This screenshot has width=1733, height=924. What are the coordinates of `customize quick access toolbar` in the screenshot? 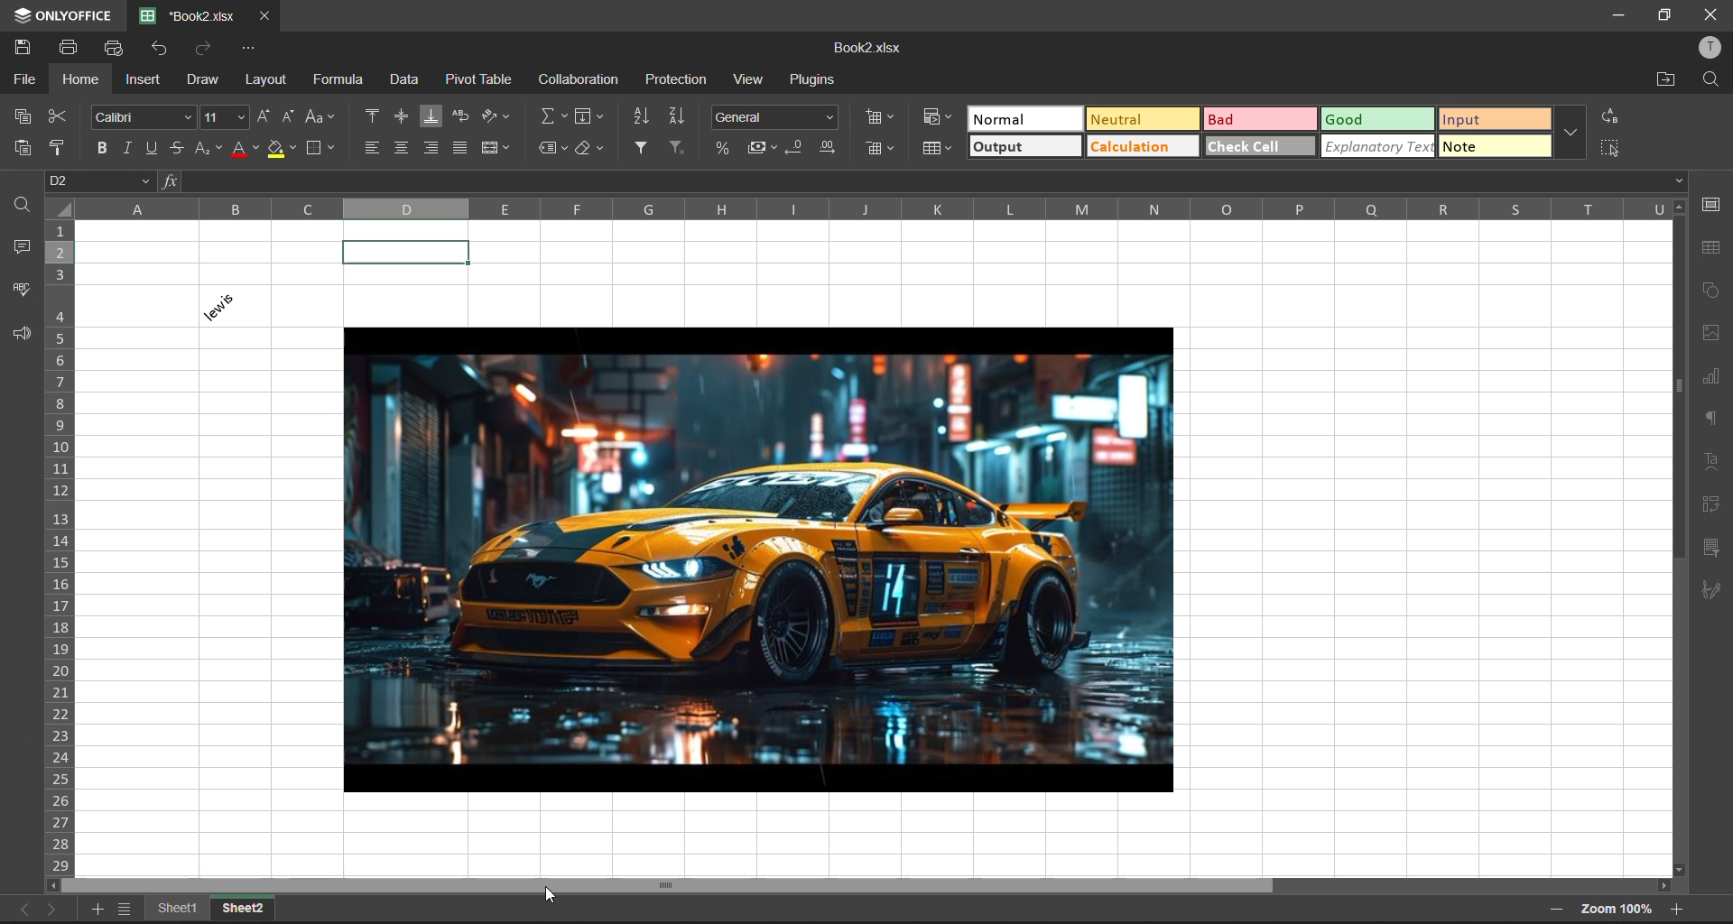 It's located at (250, 49).